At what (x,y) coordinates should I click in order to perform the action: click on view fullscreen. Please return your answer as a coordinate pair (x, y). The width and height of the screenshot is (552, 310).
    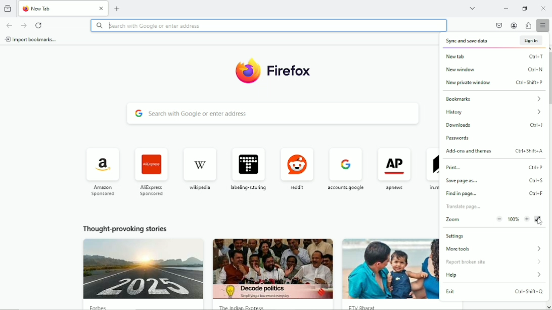
    Looking at the image, I should click on (539, 219).